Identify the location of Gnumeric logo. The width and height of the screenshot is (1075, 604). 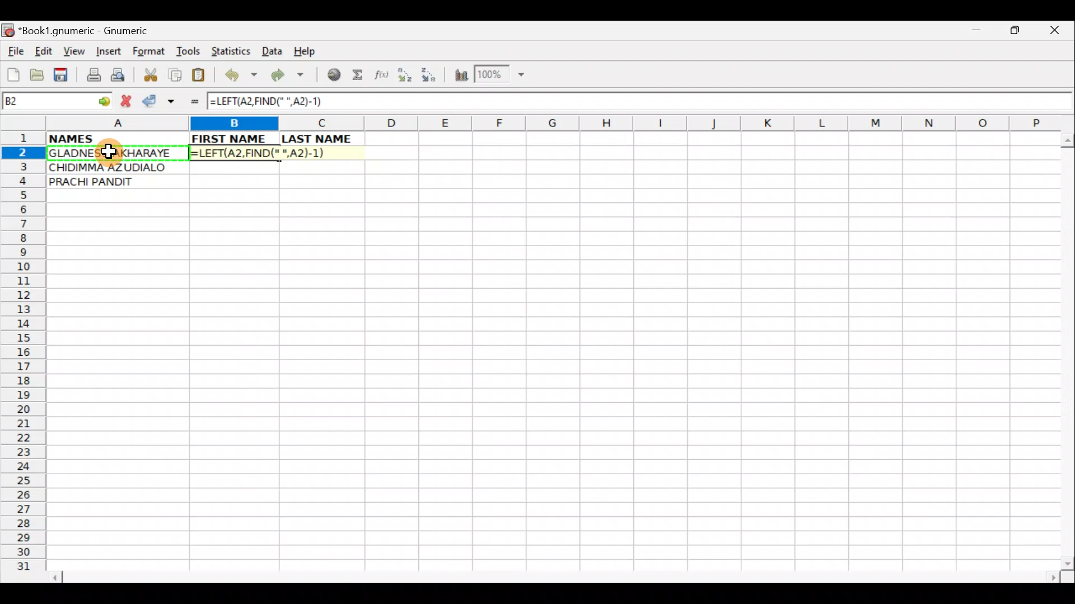
(8, 31).